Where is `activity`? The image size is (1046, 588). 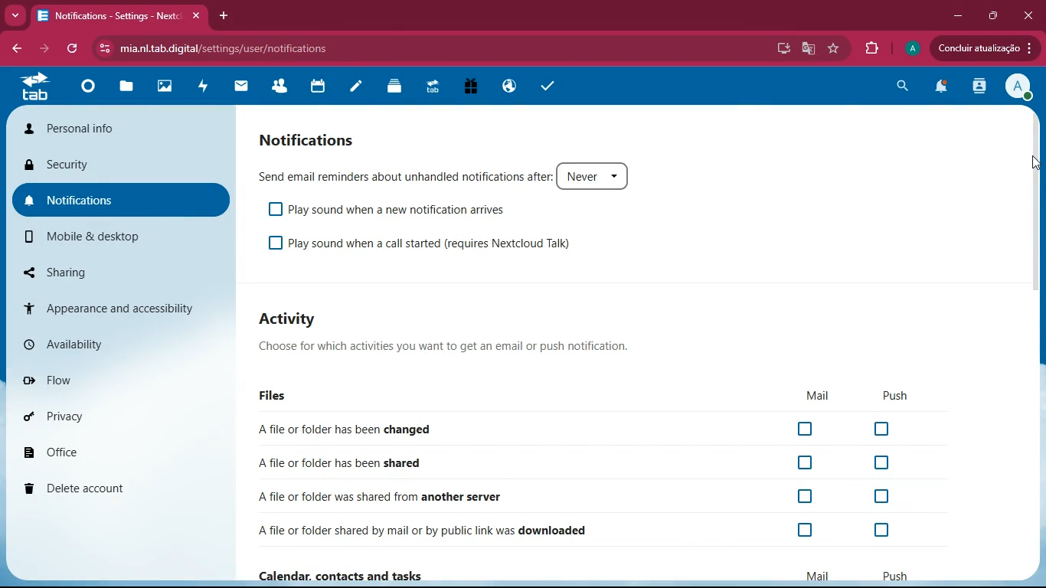
activity is located at coordinates (981, 88).